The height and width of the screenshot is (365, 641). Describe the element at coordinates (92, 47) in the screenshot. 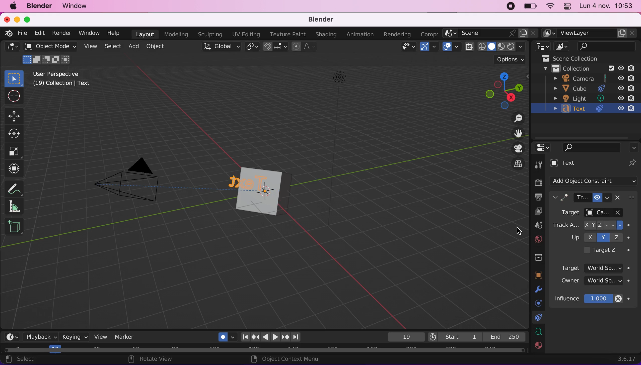

I see `view` at that location.